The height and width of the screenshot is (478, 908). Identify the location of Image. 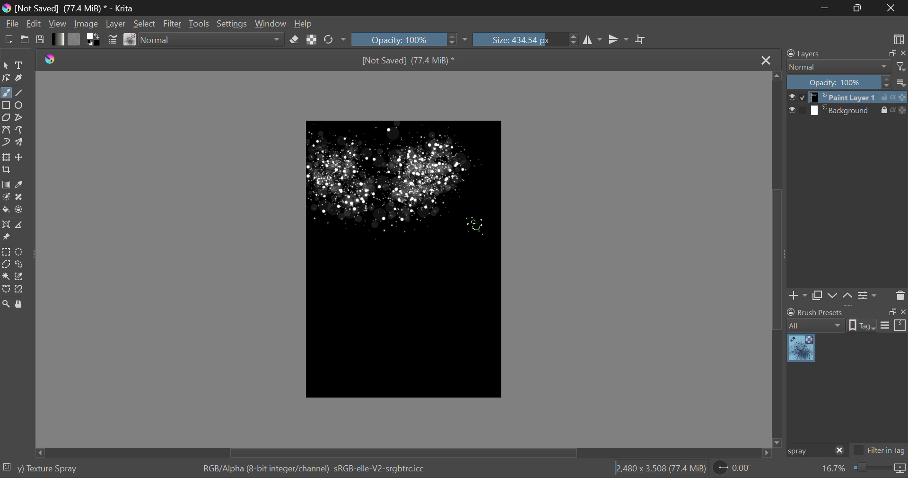
(89, 23).